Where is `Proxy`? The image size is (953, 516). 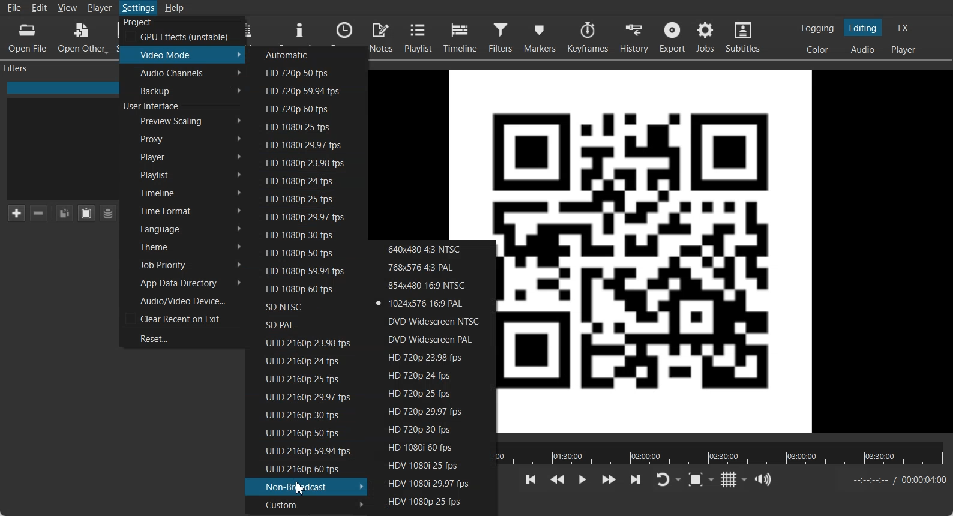 Proxy is located at coordinates (183, 139).